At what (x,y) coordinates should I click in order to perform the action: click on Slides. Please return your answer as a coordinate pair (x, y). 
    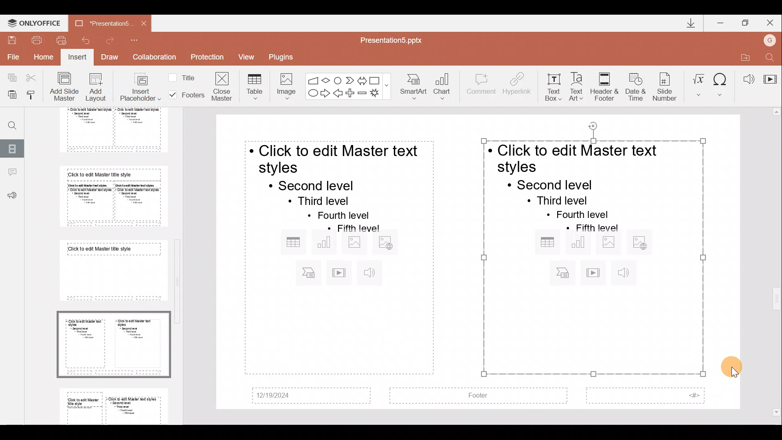
    Looking at the image, I should click on (13, 147).